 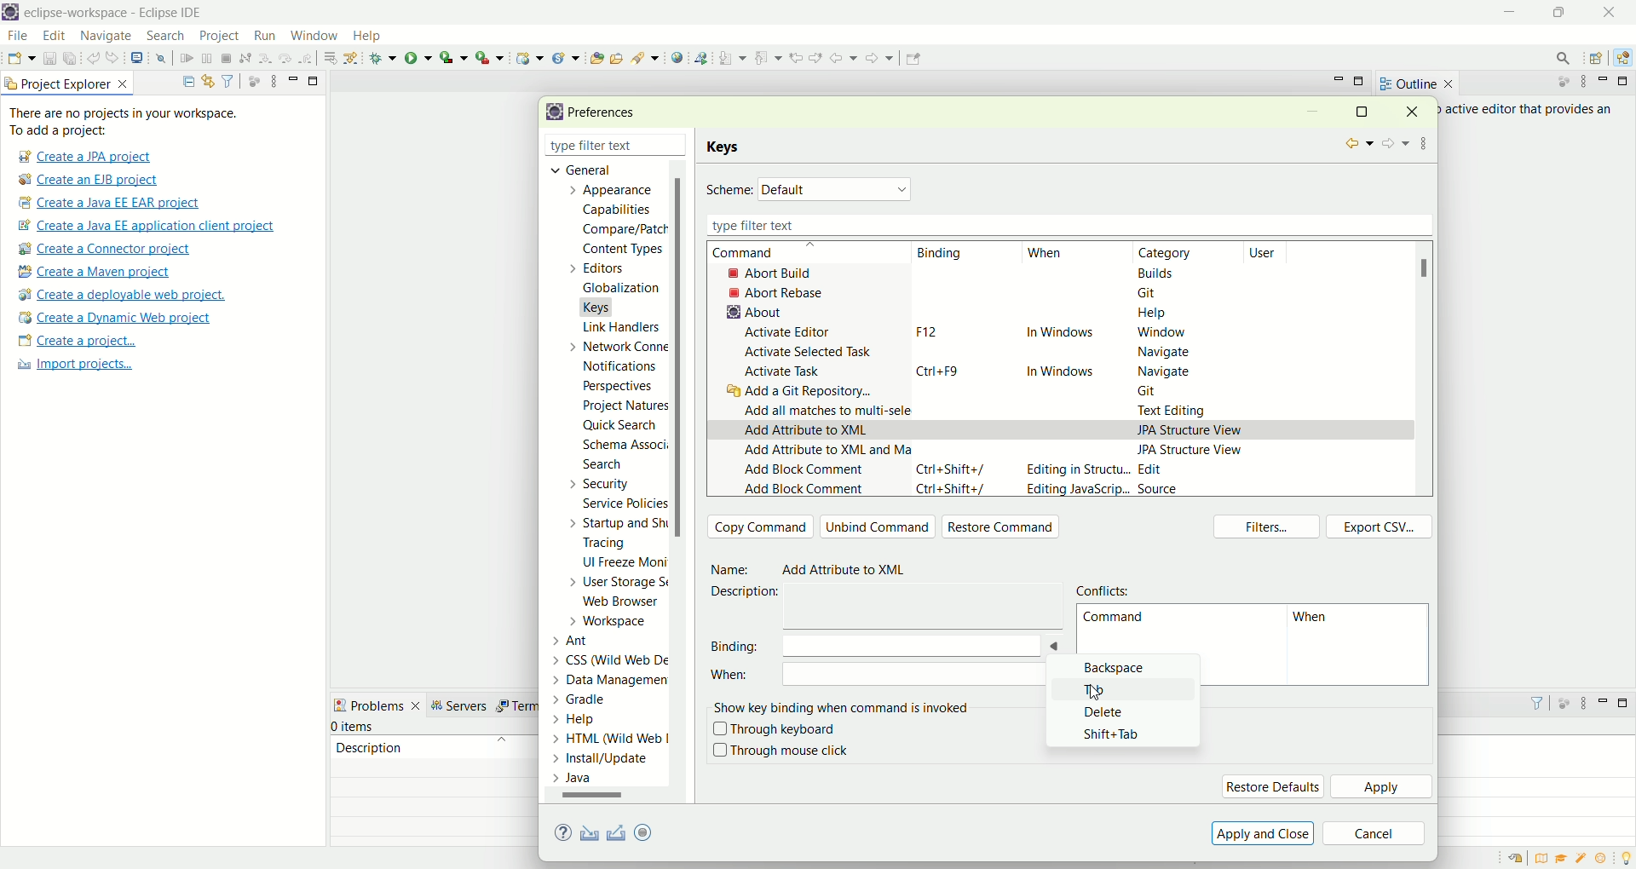 What do you see at coordinates (1177, 411) in the screenshot?
I see `text editing` at bounding box center [1177, 411].